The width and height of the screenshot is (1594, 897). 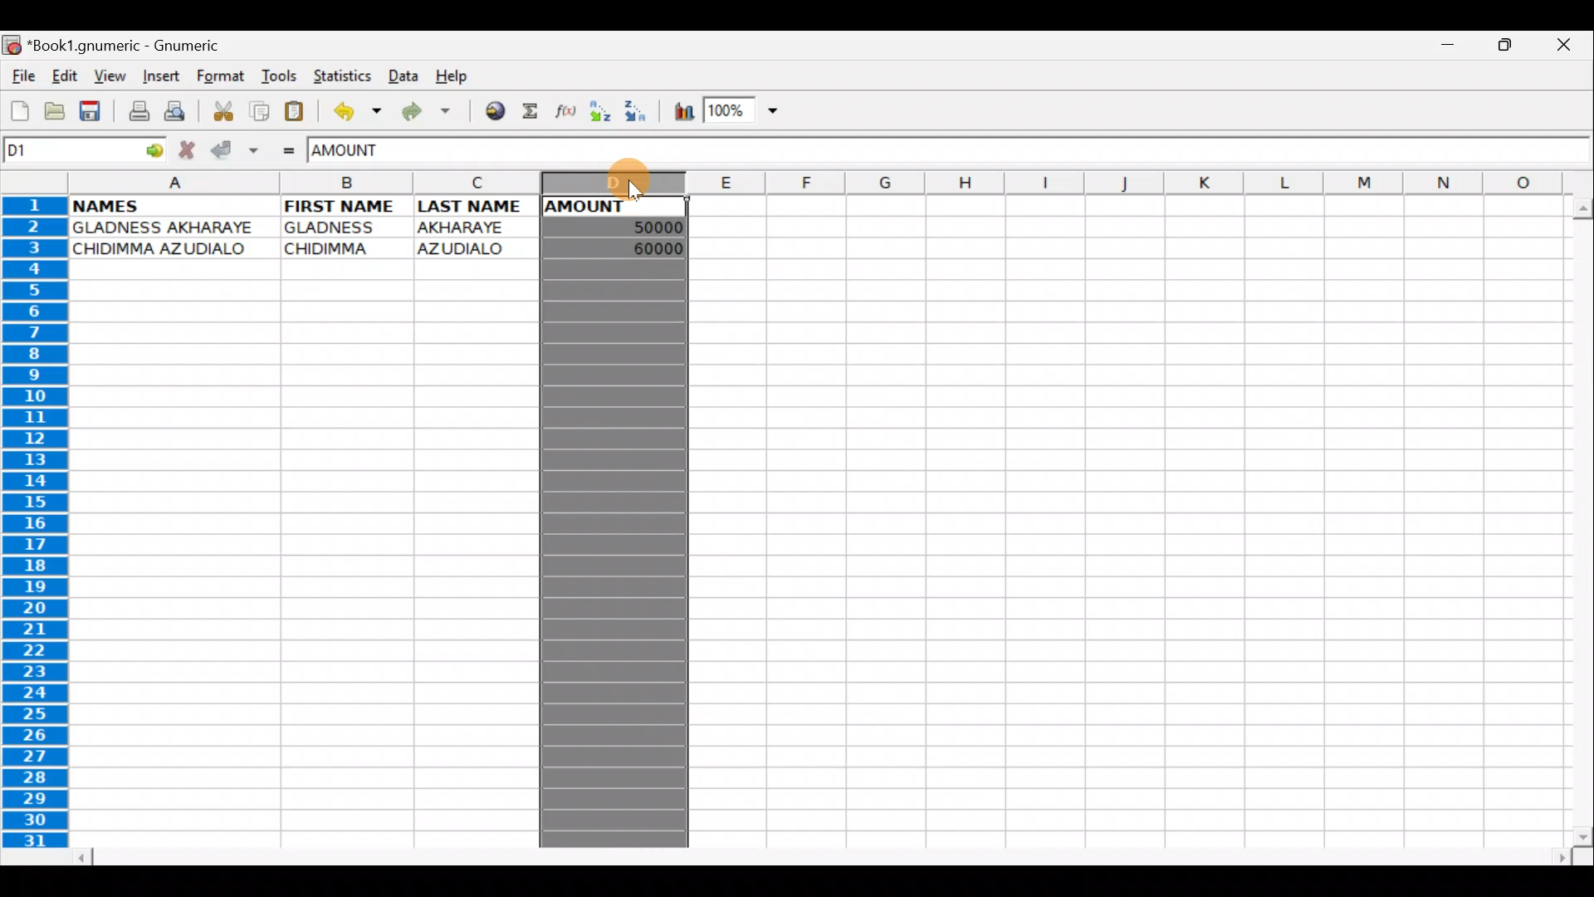 What do you see at coordinates (638, 111) in the screenshot?
I see `Sort Descending order` at bounding box center [638, 111].